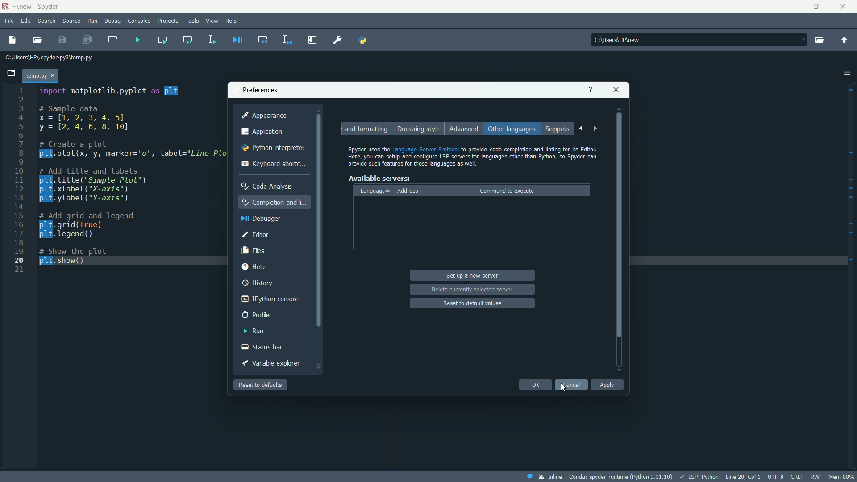 This screenshot has height=482, width=857. I want to click on minimize, so click(790, 7).